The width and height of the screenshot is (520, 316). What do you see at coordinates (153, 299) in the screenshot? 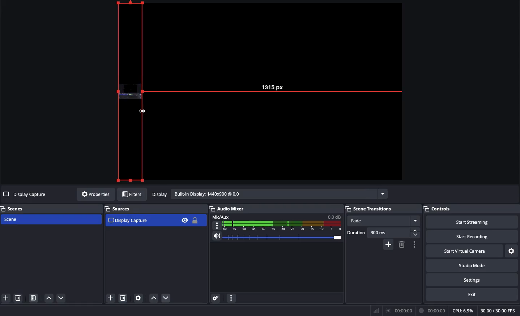
I see `Up` at bounding box center [153, 299].